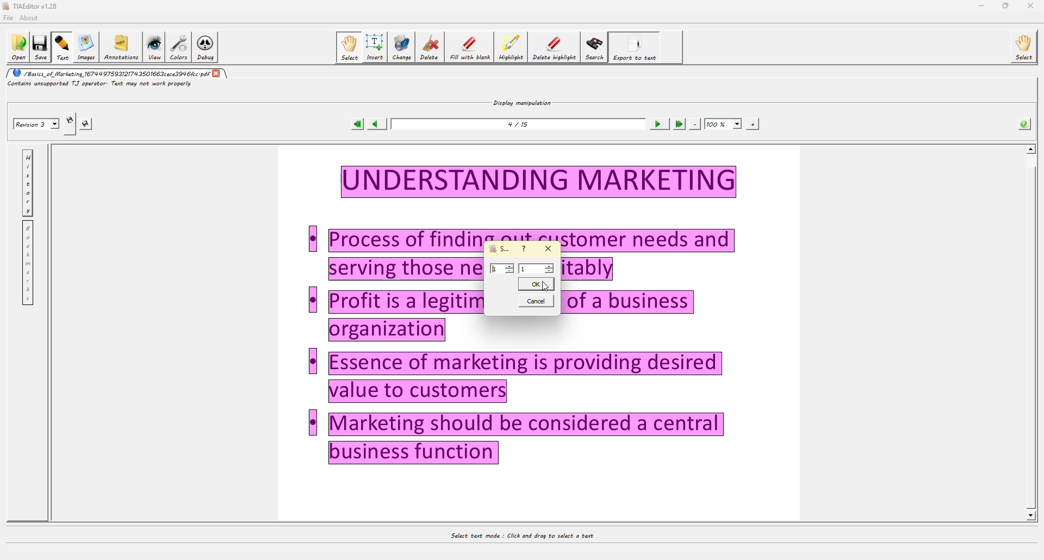  What do you see at coordinates (375, 46) in the screenshot?
I see `isert` at bounding box center [375, 46].